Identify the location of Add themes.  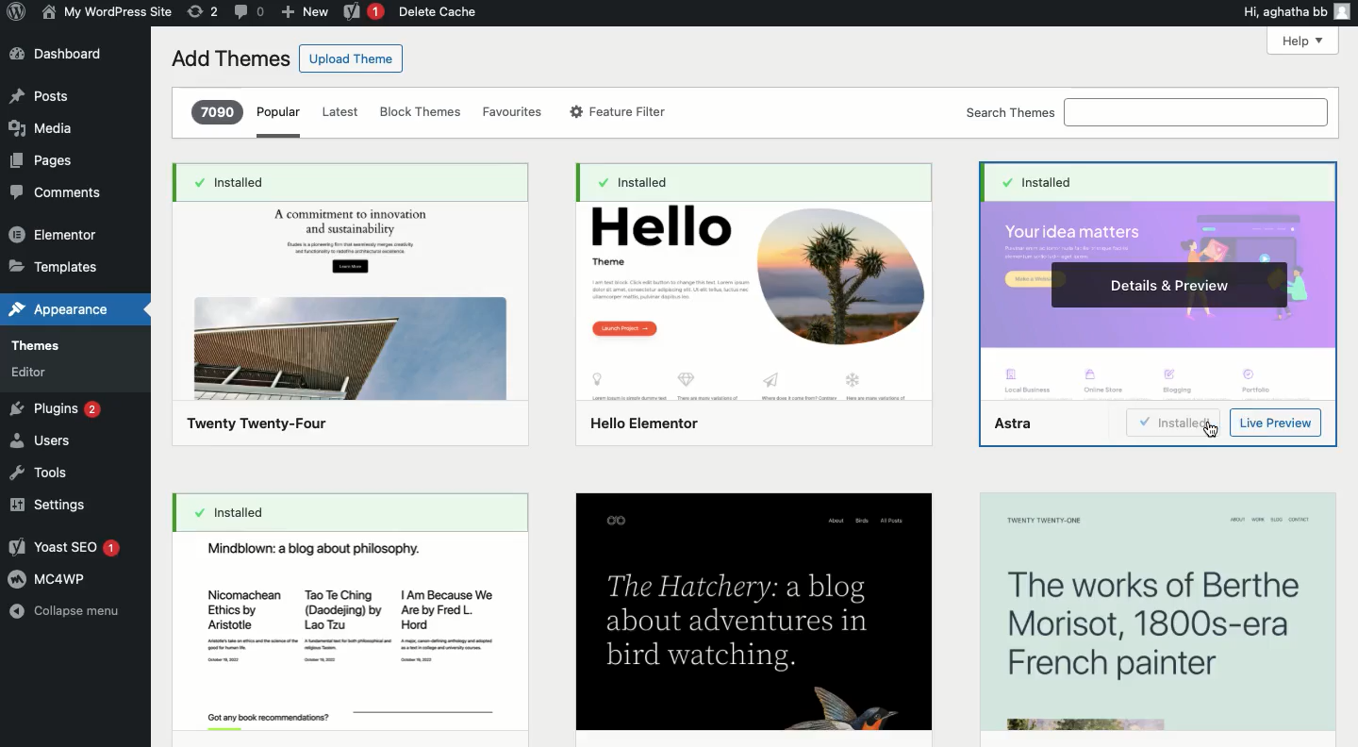
(227, 58).